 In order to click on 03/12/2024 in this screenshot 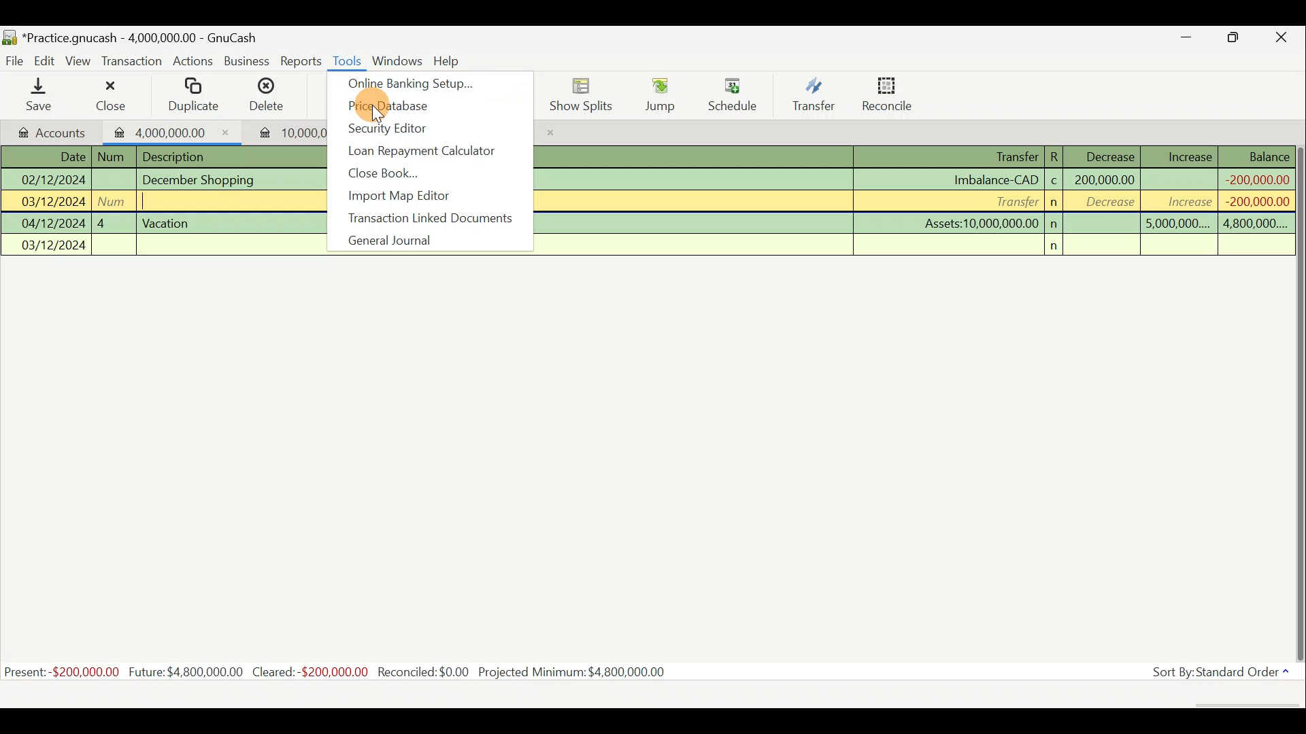, I will do `click(54, 247)`.